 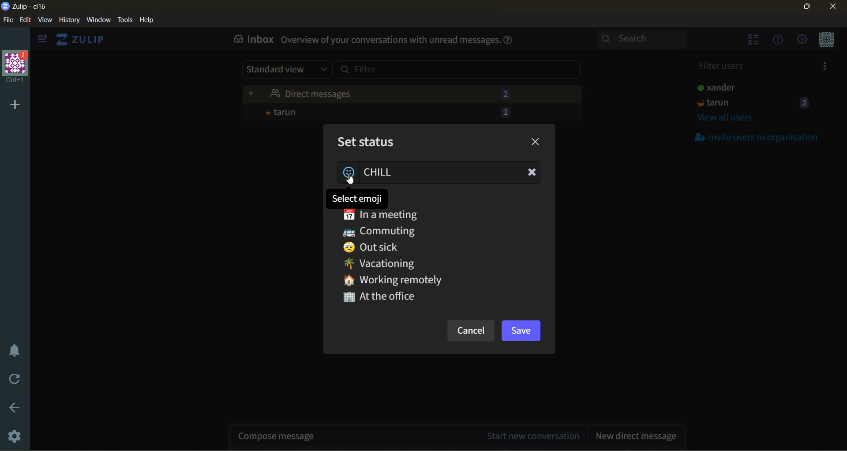 I want to click on Commuting, so click(x=385, y=229).